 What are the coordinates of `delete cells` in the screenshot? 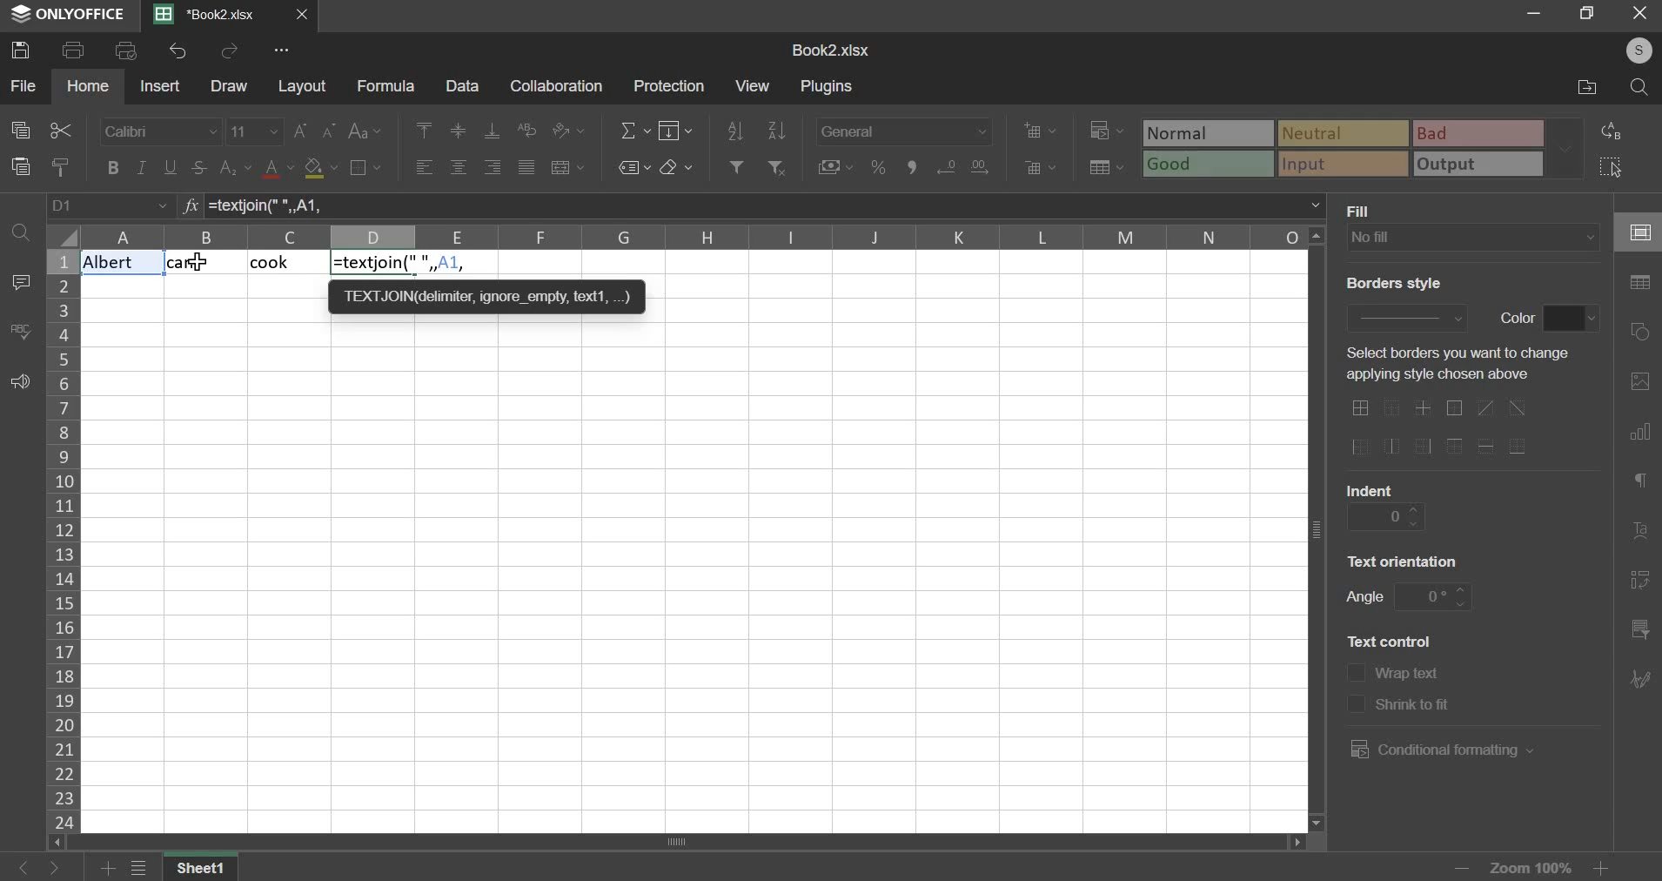 It's located at (1041, 167).